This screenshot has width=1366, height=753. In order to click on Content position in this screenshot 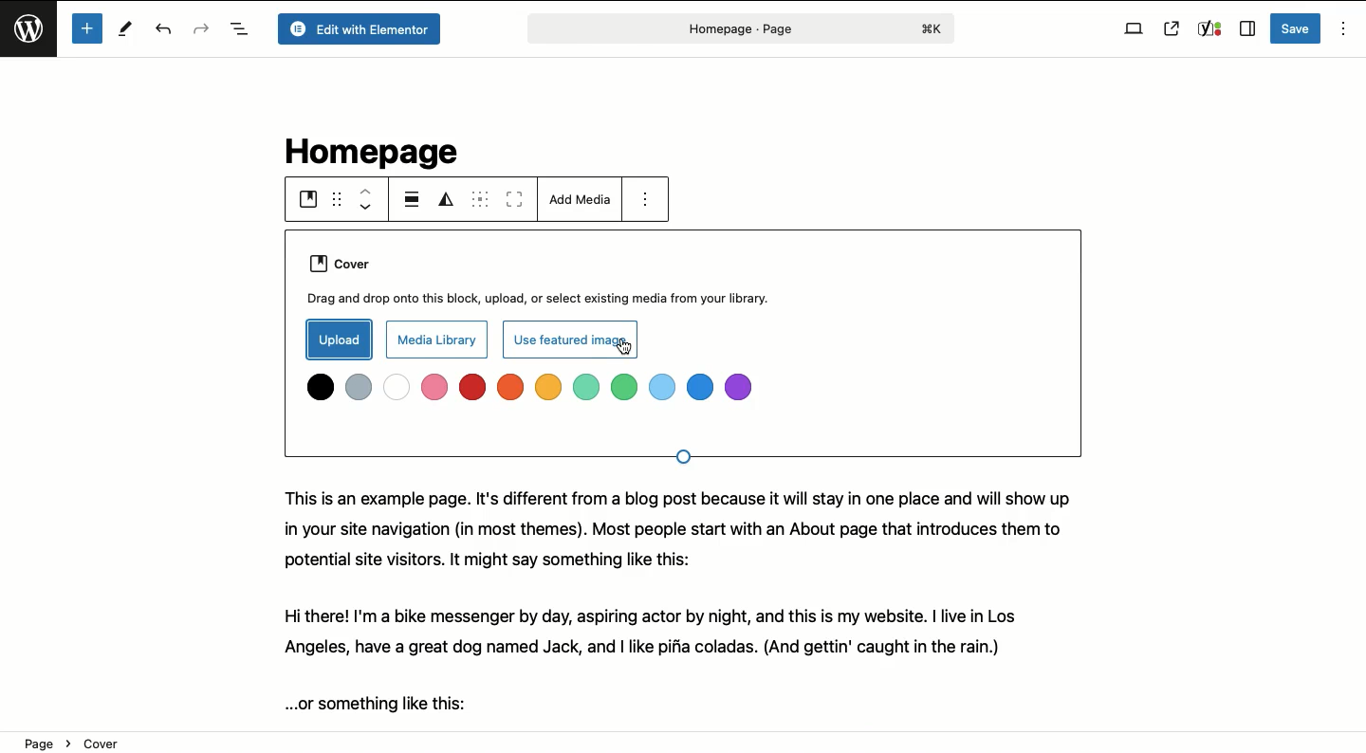, I will do `click(480, 199)`.